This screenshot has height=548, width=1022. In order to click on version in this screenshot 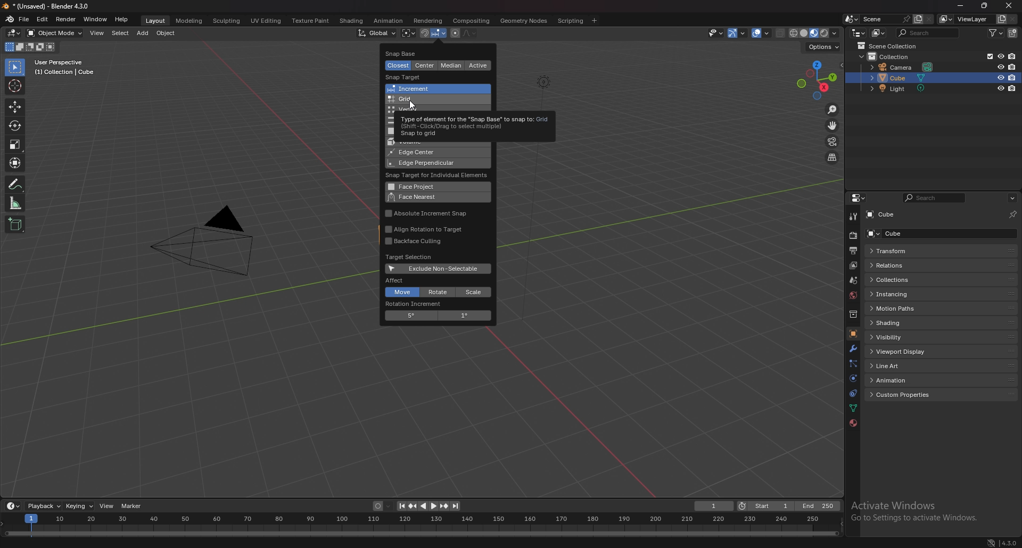, I will do `click(1008, 543)`.